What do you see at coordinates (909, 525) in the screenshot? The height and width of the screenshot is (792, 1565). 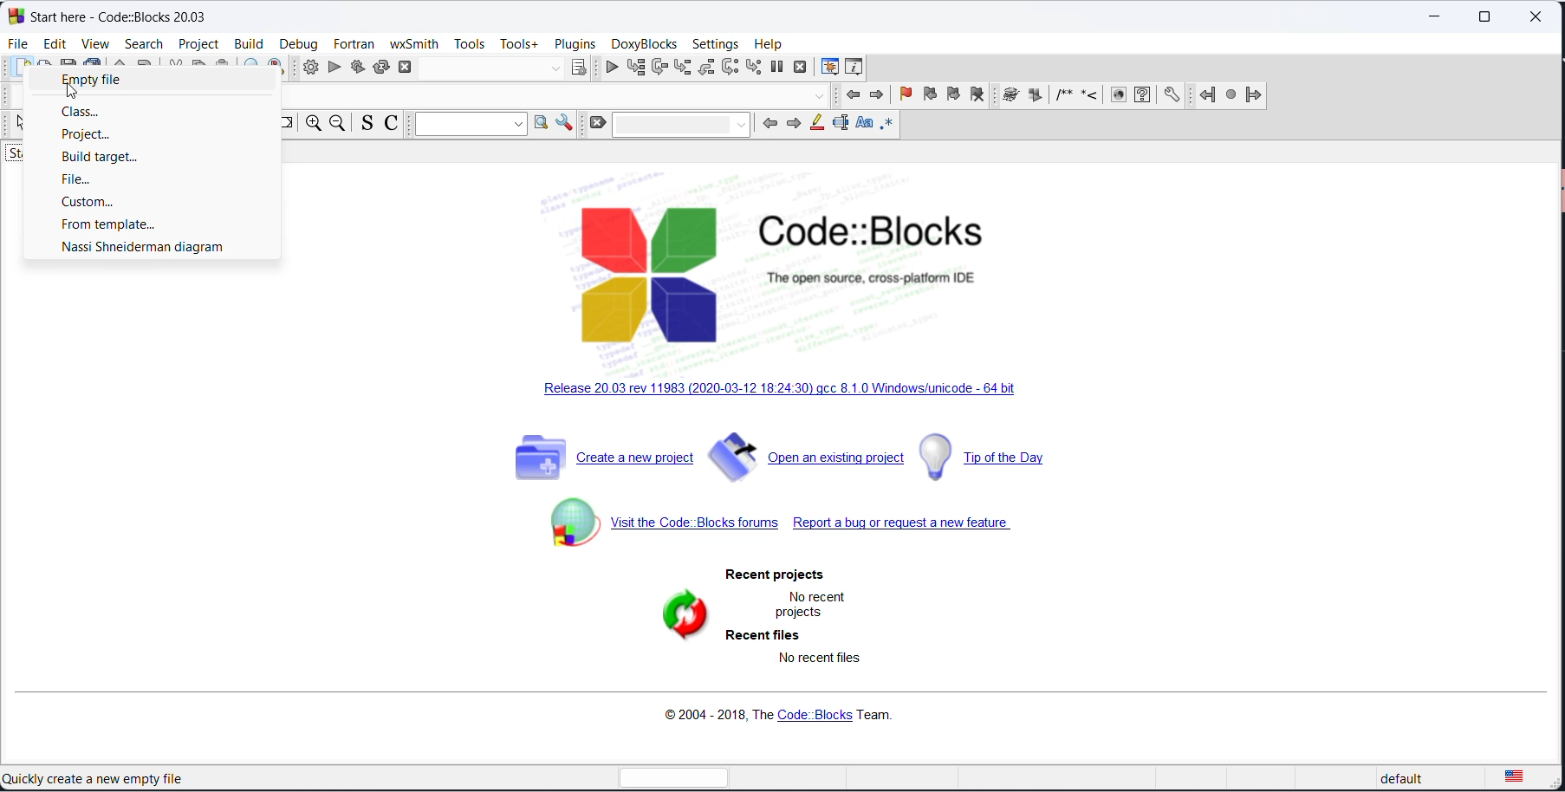 I see `Report a bug or request a new feature` at bounding box center [909, 525].